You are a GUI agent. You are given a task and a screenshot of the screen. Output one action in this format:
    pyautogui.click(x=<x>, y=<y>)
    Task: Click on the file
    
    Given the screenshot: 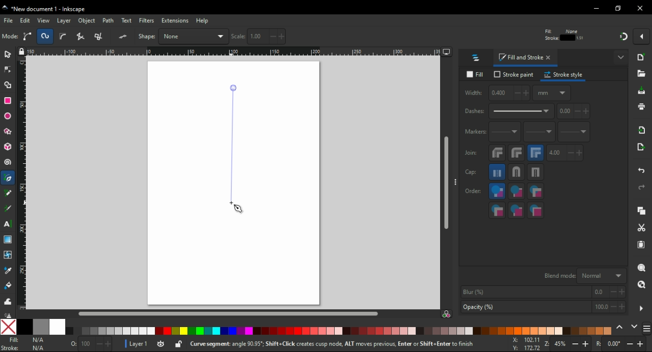 What is the action you would take?
    pyautogui.click(x=9, y=20)
    